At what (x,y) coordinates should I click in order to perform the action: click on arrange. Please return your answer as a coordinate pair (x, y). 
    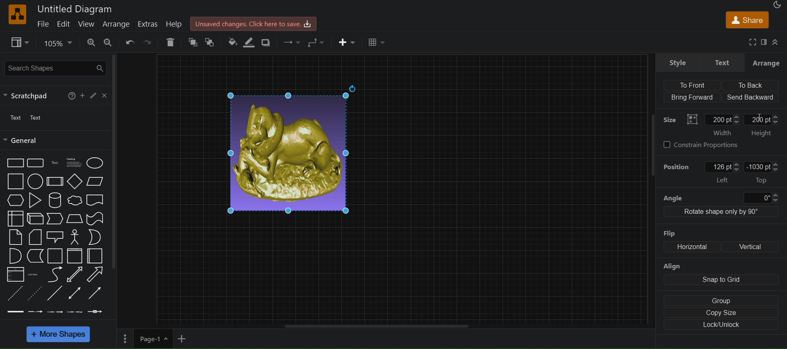
    Looking at the image, I should click on (117, 25).